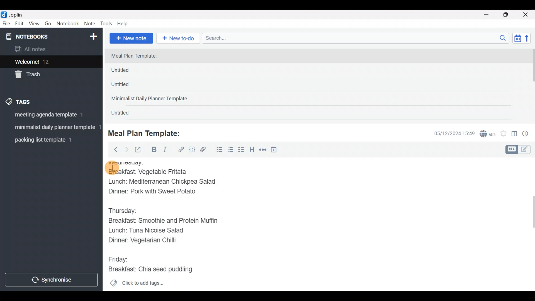  I want to click on New to-do, so click(179, 39).